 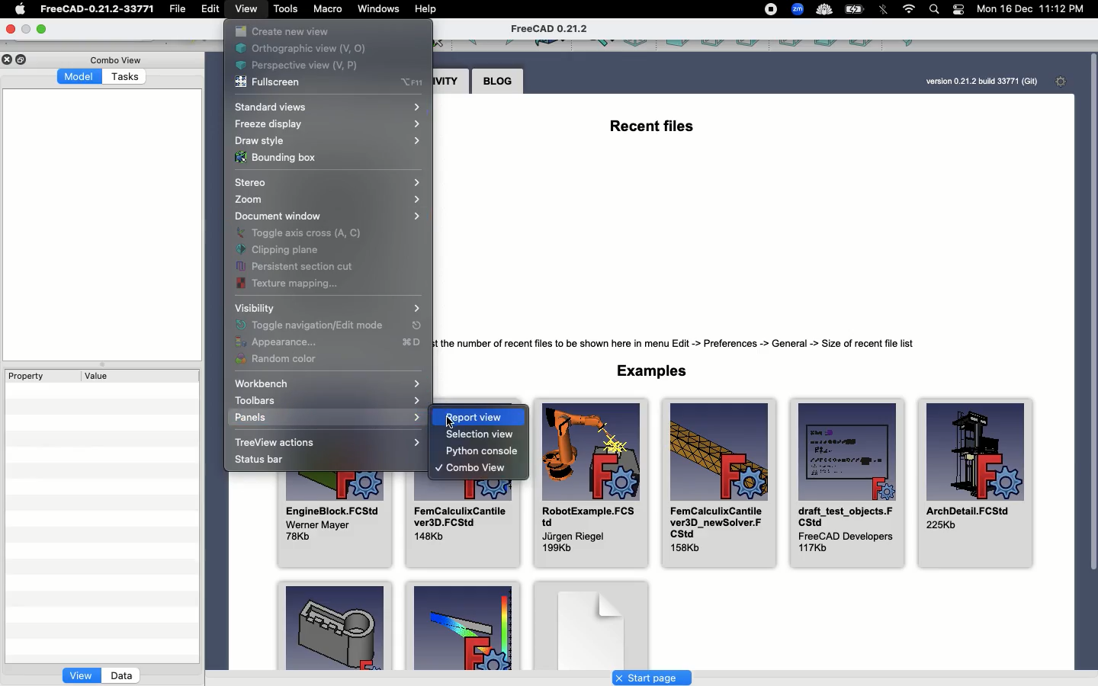 I want to click on Apple, so click(x=23, y=9).